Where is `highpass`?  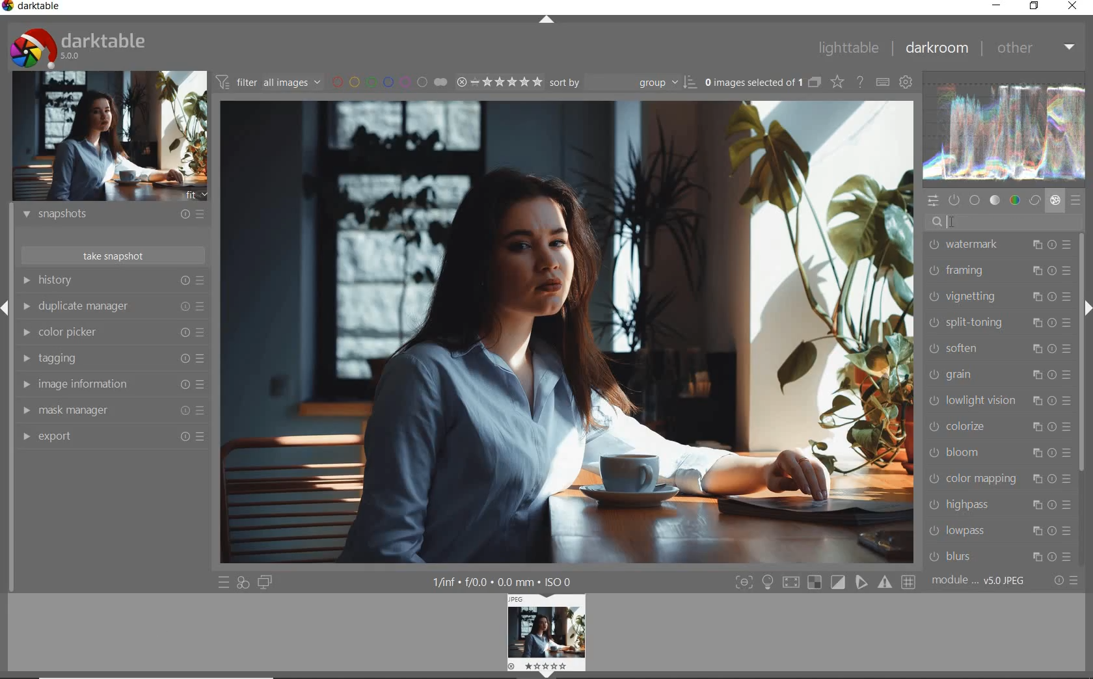
highpass is located at coordinates (1000, 505).